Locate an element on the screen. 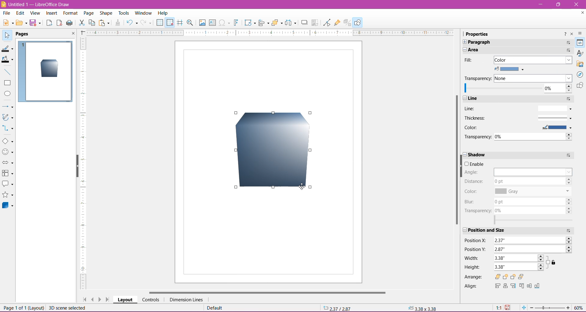  Transparency is located at coordinates (479, 210).